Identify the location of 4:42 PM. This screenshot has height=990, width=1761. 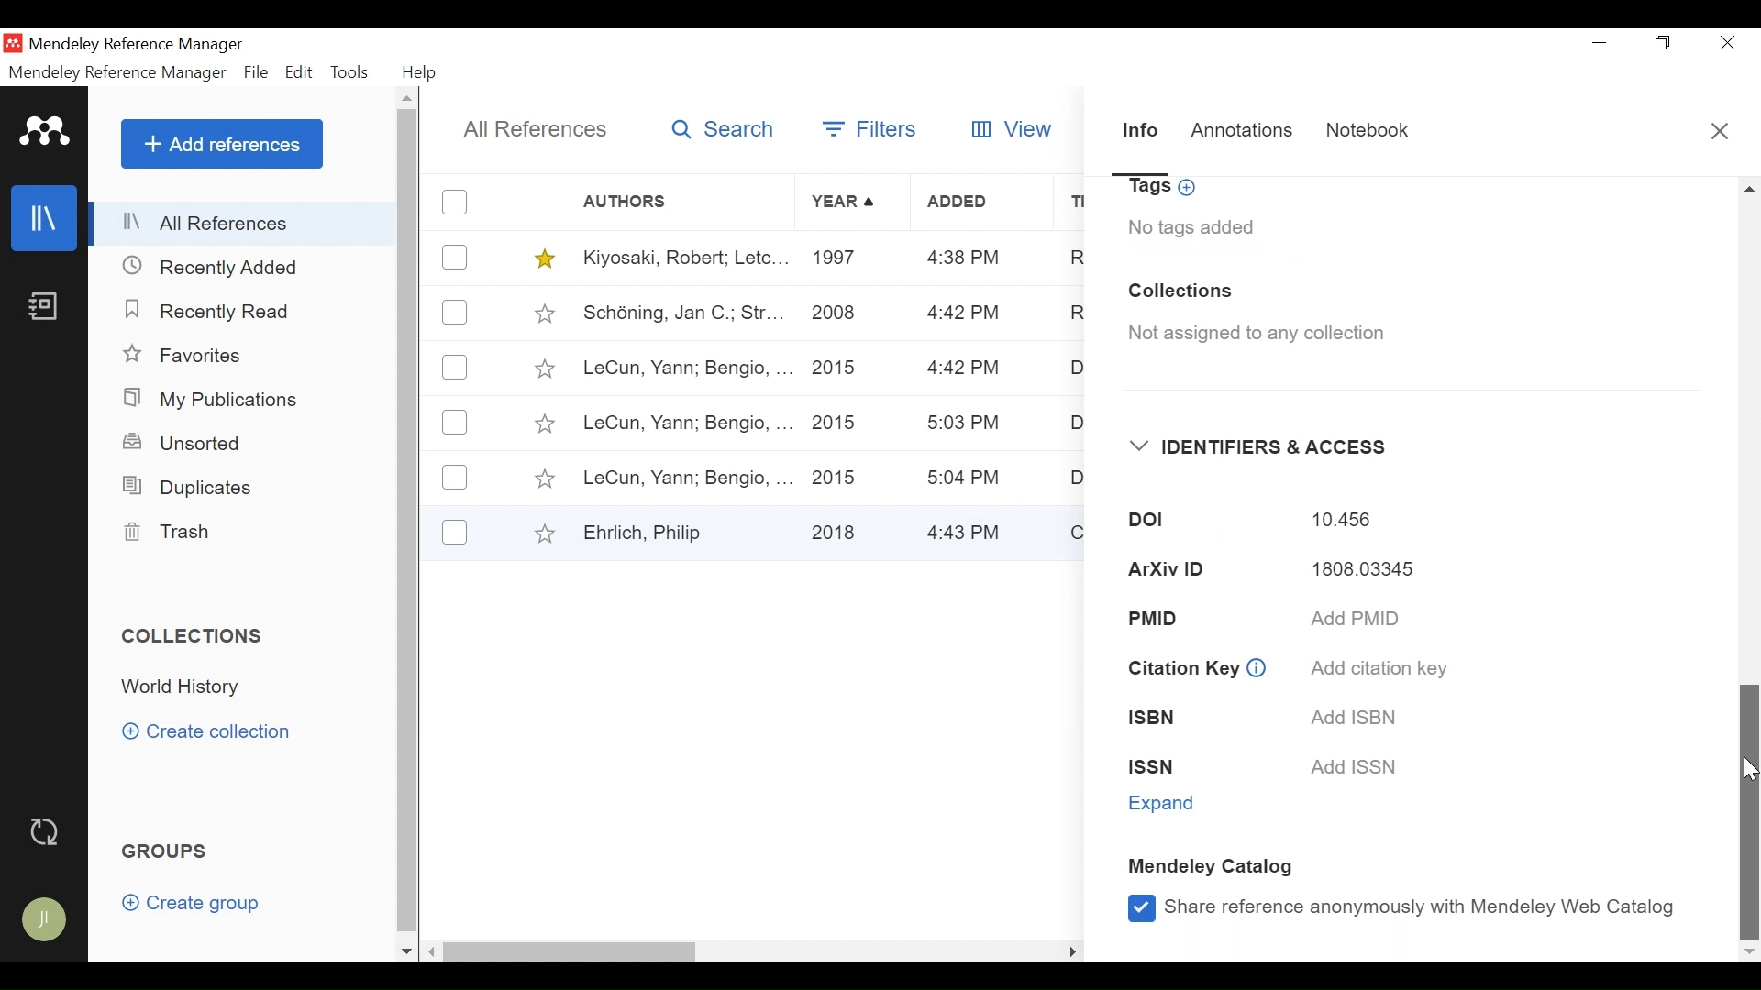
(963, 314).